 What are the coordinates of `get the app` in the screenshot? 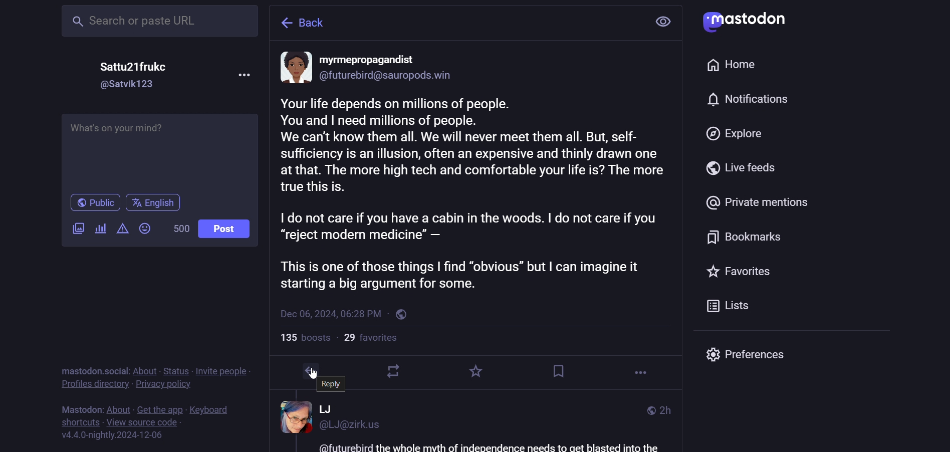 It's located at (158, 409).